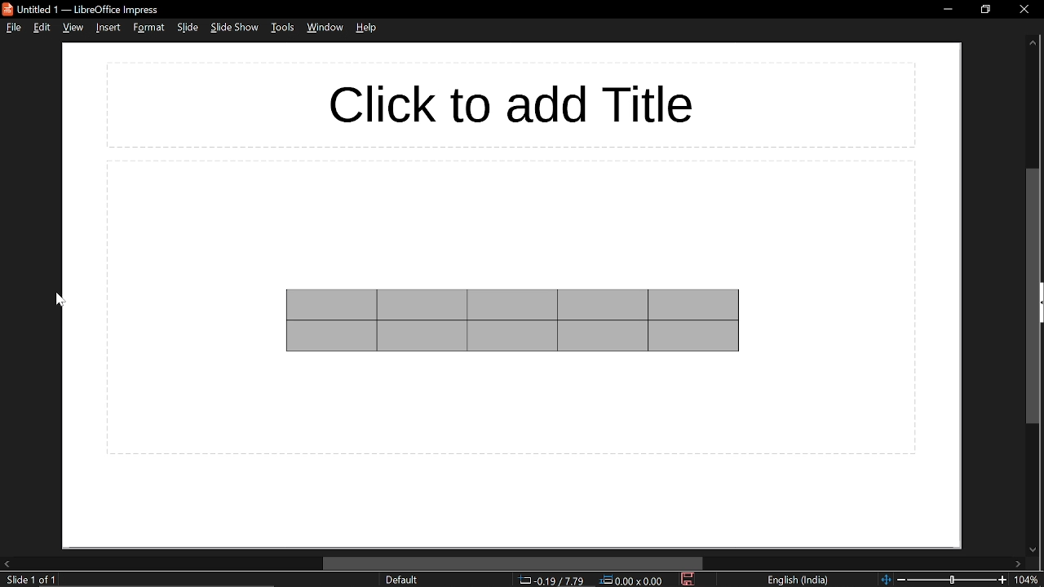  What do you see at coordinates (1029, 296) in the screenshot?
I see `vertical scrollbar` at bounding box center [1029, 296].